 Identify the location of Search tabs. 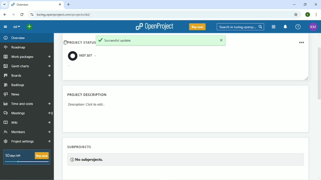
(4, 4).